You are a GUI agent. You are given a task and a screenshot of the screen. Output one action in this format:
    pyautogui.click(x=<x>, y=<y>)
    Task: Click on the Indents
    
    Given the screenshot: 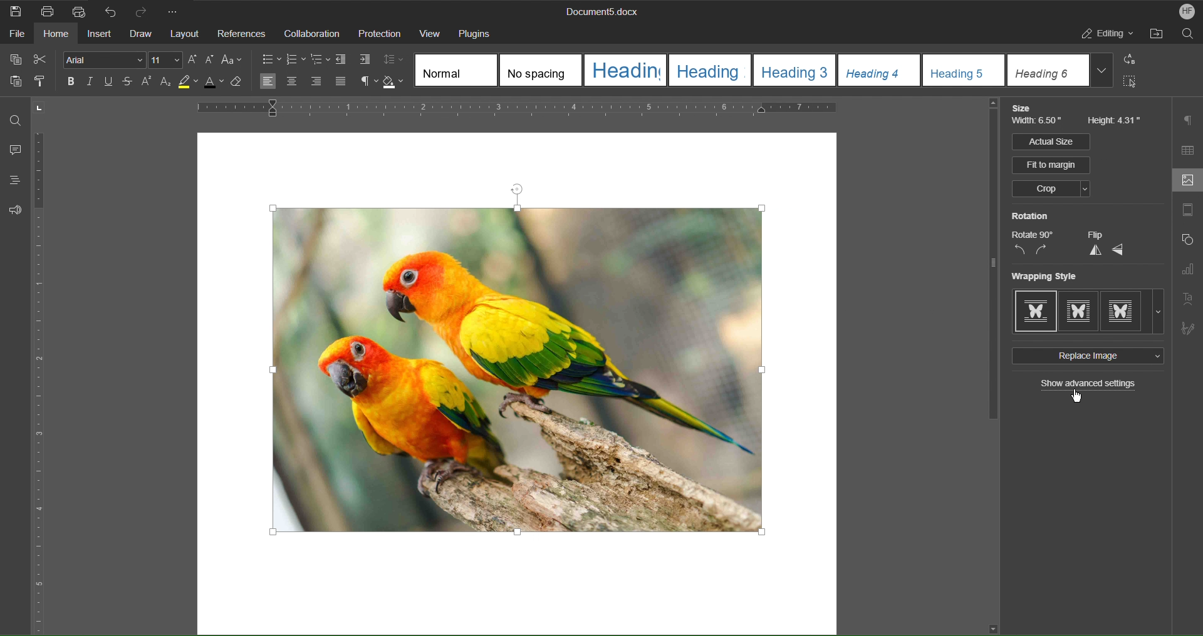 What is the action you would take?
    pyautogui.click(x=355, y=60)
    